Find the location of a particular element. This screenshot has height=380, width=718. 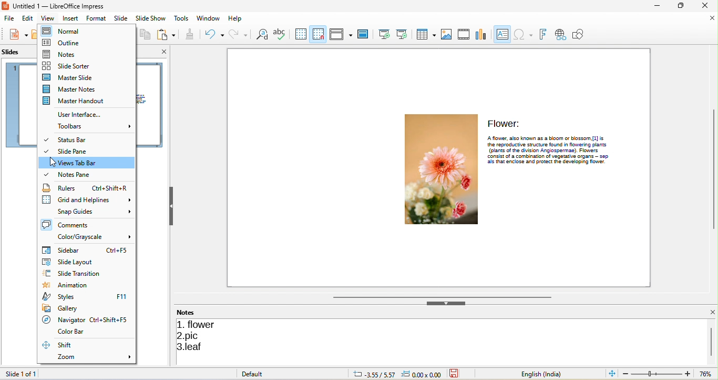

table is located at coordinates (425, 33).